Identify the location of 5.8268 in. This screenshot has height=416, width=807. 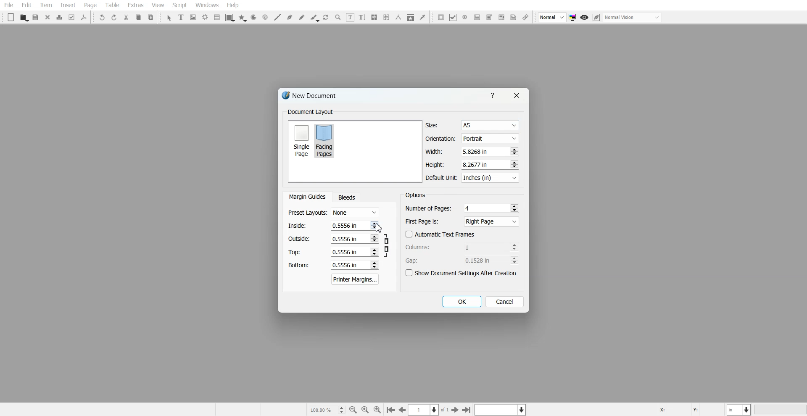
(477, 151).